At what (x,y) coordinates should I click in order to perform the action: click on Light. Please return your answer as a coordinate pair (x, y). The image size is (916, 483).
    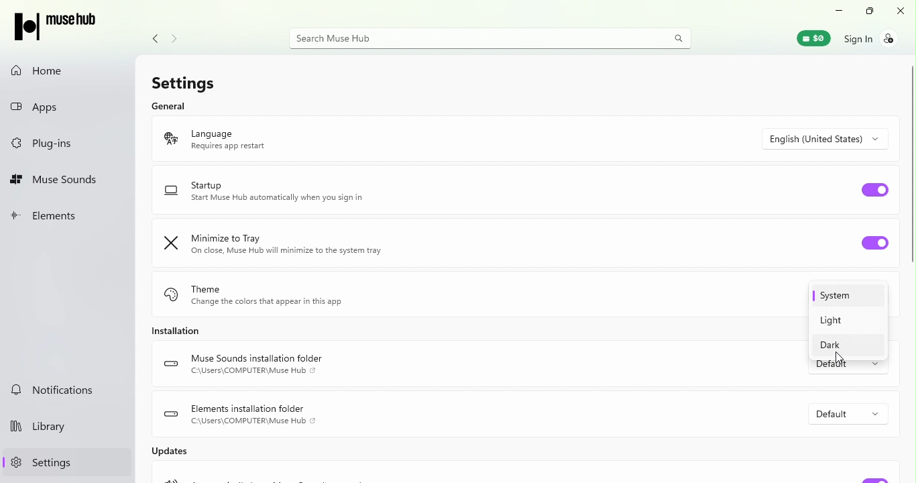
    Looking at the image, I should click on (846, 321).